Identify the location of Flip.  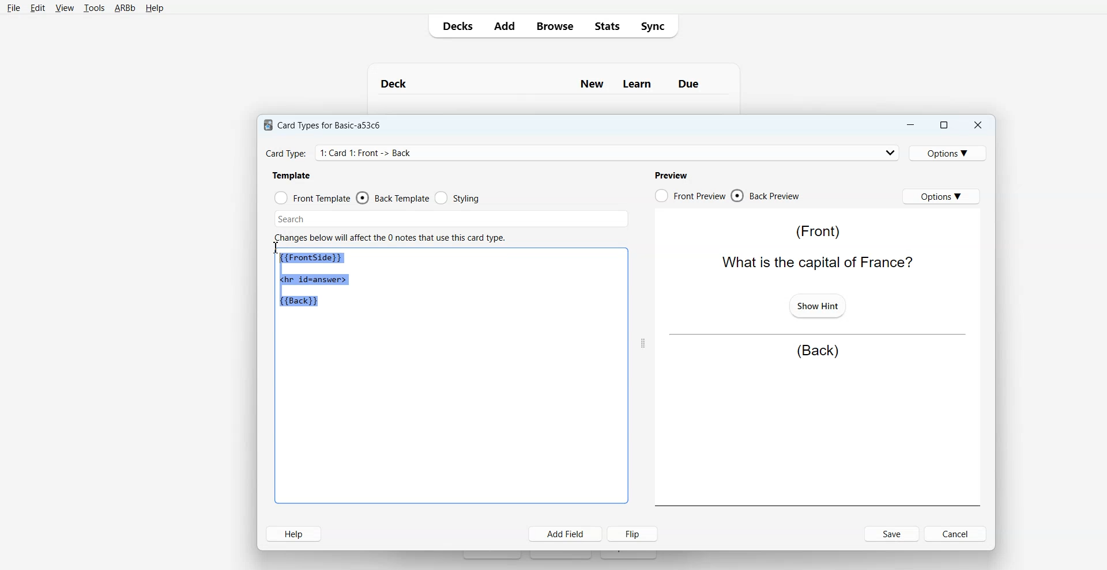
(635, 533).